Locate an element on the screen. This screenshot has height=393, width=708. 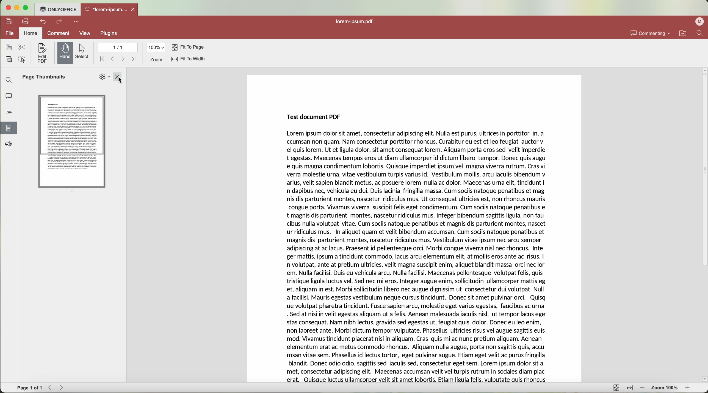
cut is located at coordinates (23, 47).